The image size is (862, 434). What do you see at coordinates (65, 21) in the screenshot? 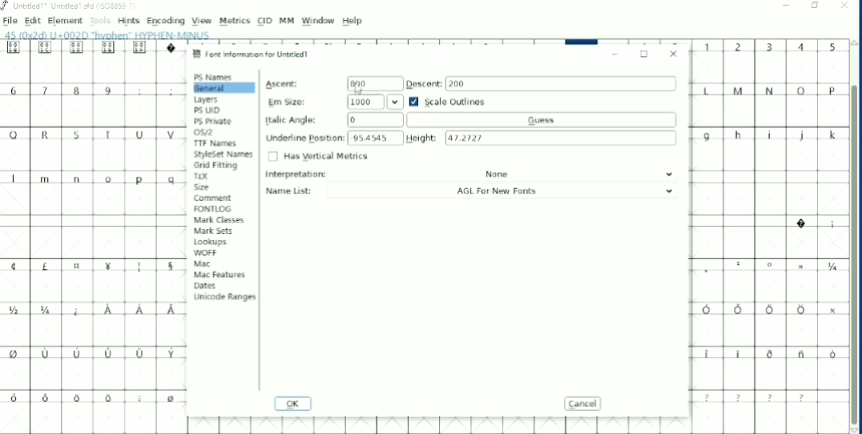
I see `Element` at bounding box center [65, 21].